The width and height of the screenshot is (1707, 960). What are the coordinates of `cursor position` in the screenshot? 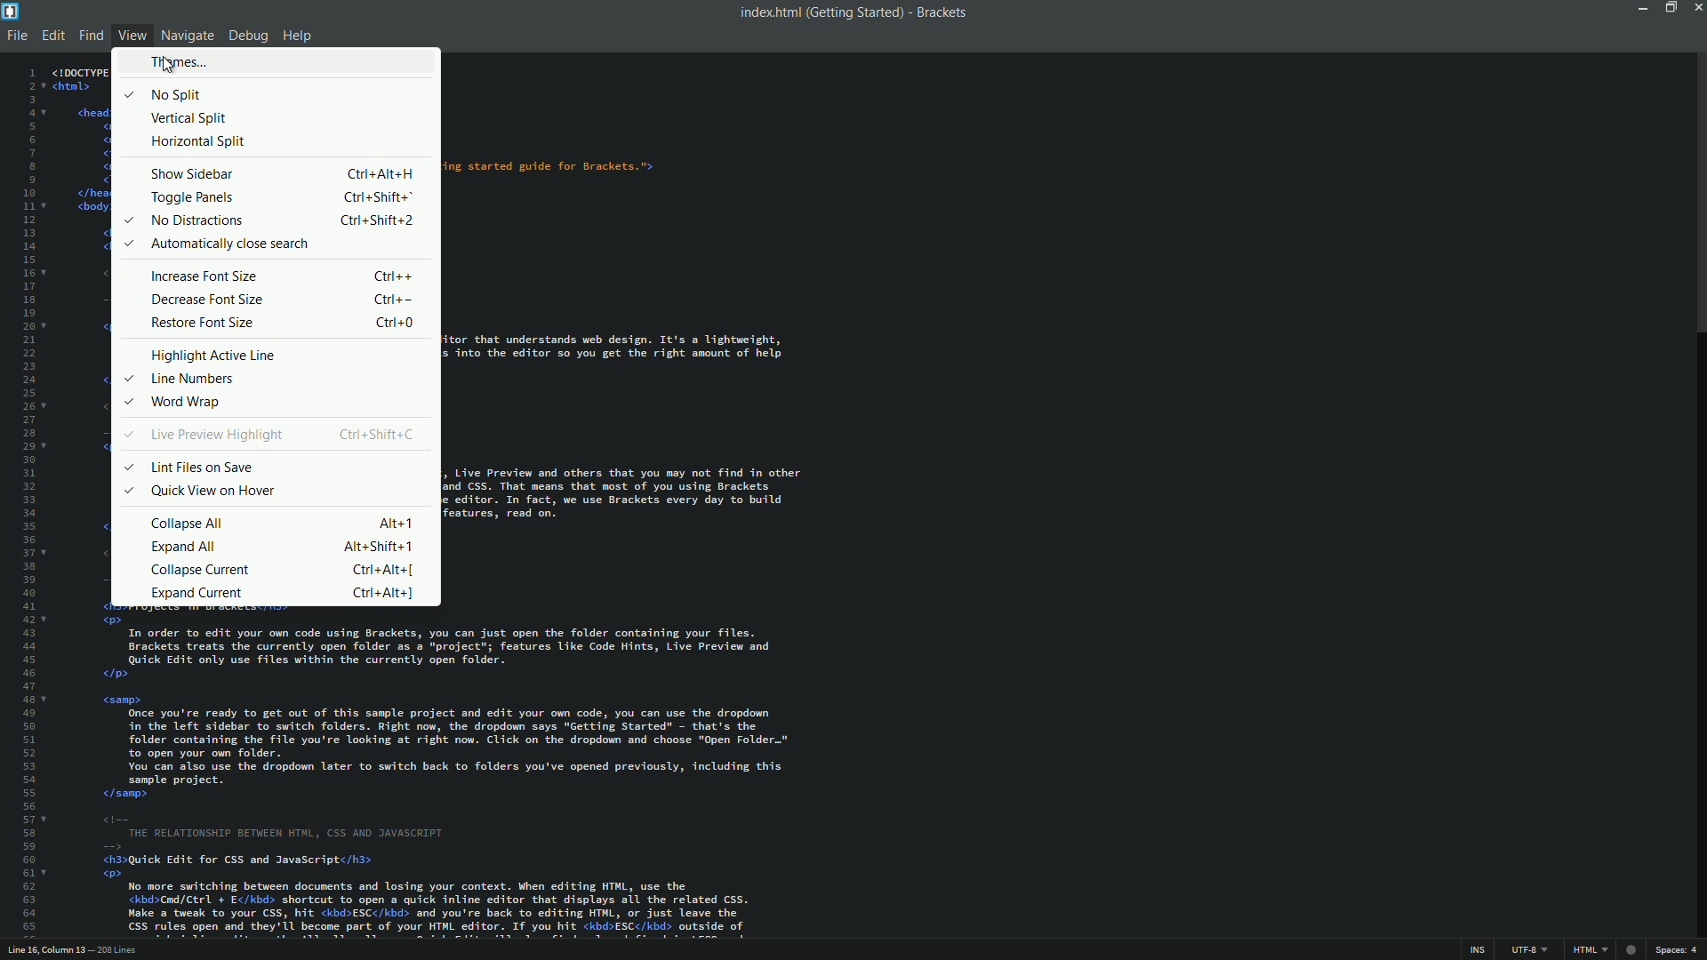 It's located at (48, 951).